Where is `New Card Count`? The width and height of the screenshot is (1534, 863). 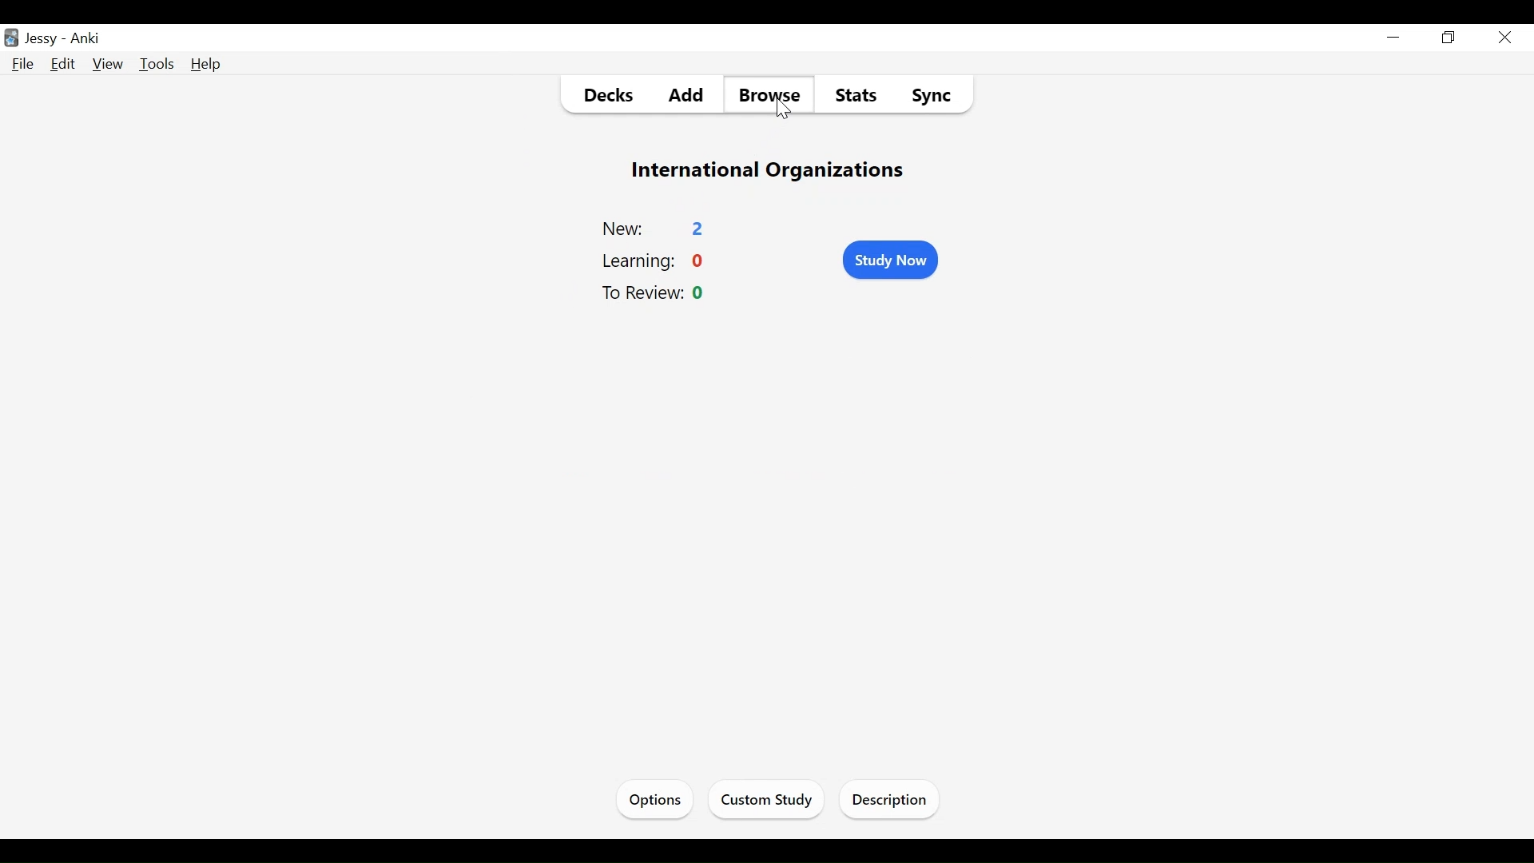 New Card Count is located at coordinates (655, 227).